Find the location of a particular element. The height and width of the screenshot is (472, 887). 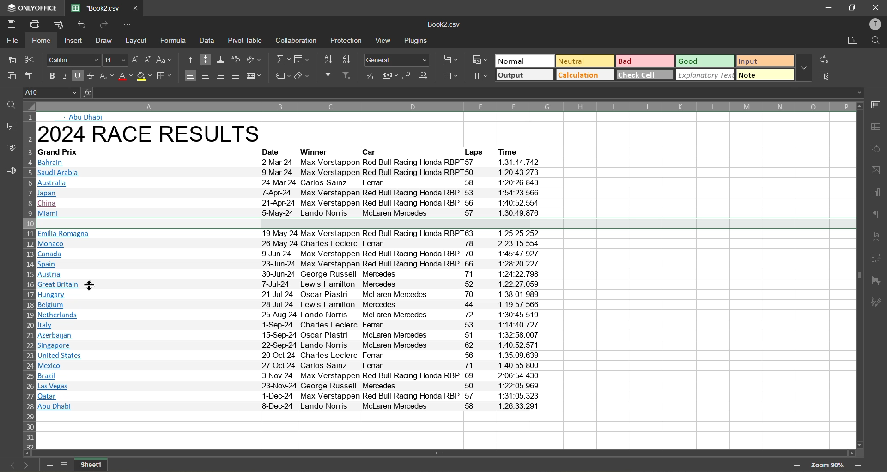

summation is located at coordinates (281, 59).